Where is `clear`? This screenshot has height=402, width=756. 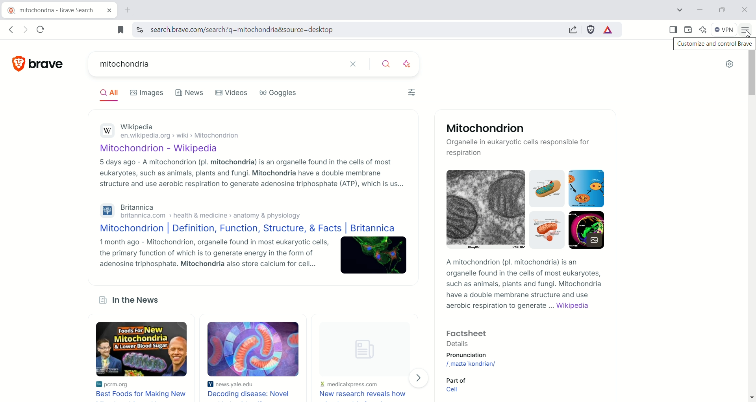
clear is located at coordinates (355, 64).